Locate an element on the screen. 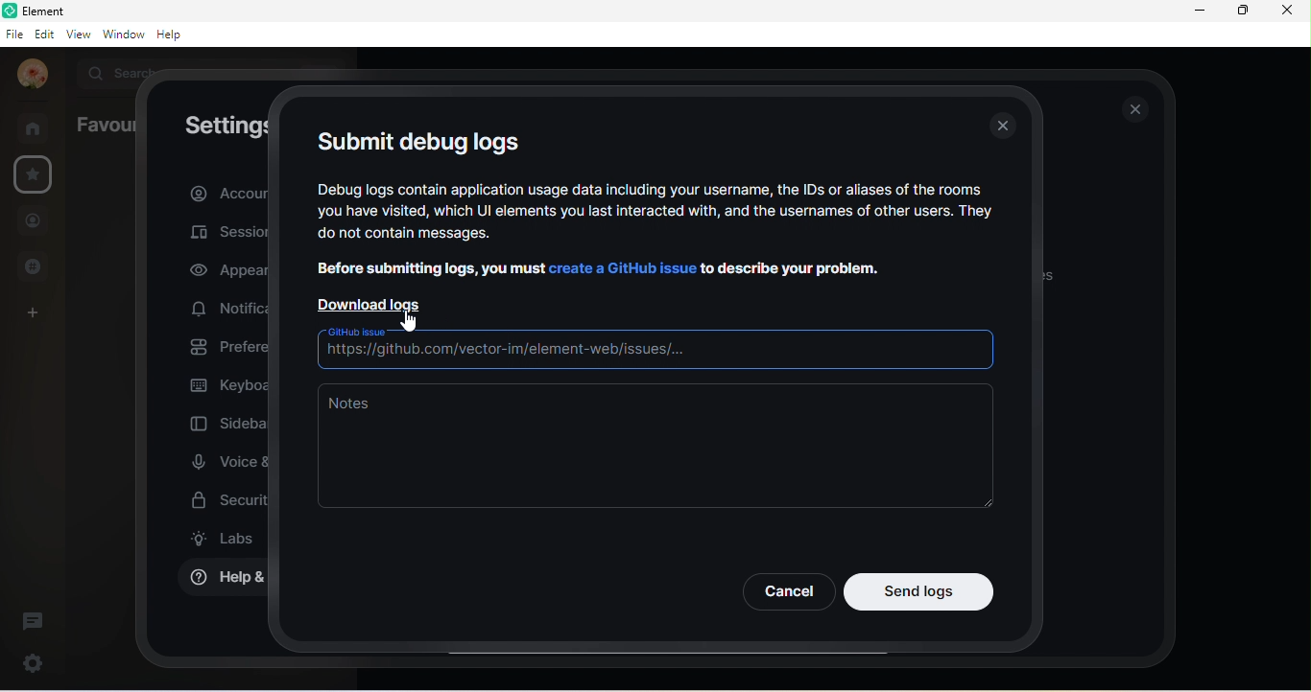 This screenshot has height=692, width=1311. view is located at coordinates (77, 36).